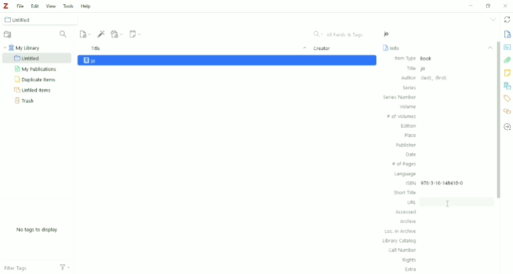  What do you see at coordinates (401, 232) in the screenshot?
I see `Loc. in Archive` at bounding box center [401, 232].